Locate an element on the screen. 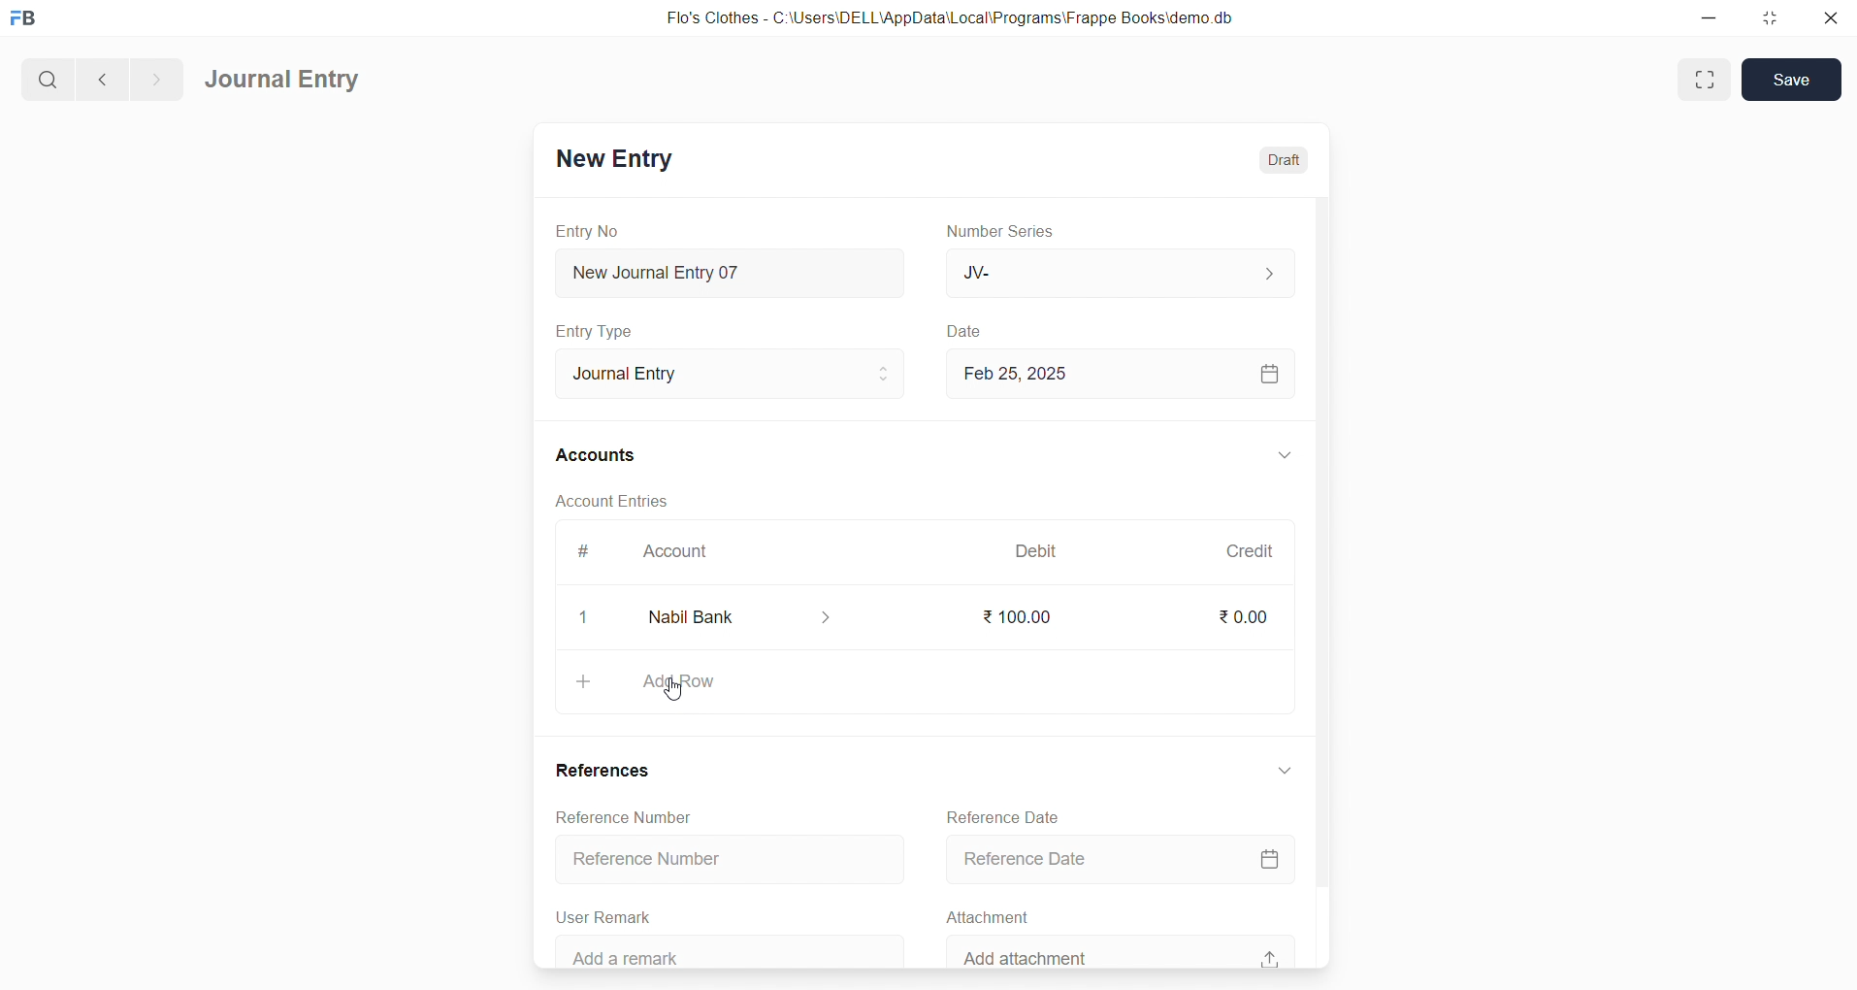  Number Series is located at coordinates (1006, 232).